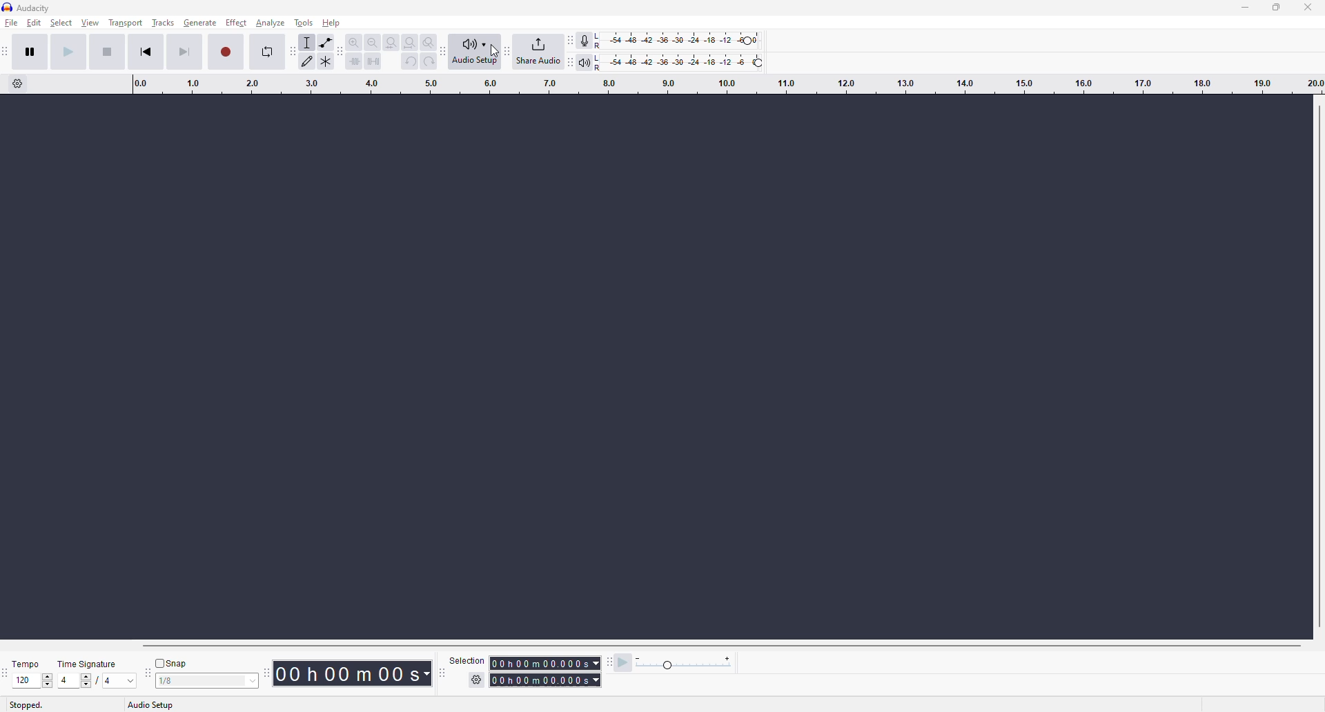  Describe the element at coordinates (178, 52) in the screenshot. I see `skip to end` at that location.